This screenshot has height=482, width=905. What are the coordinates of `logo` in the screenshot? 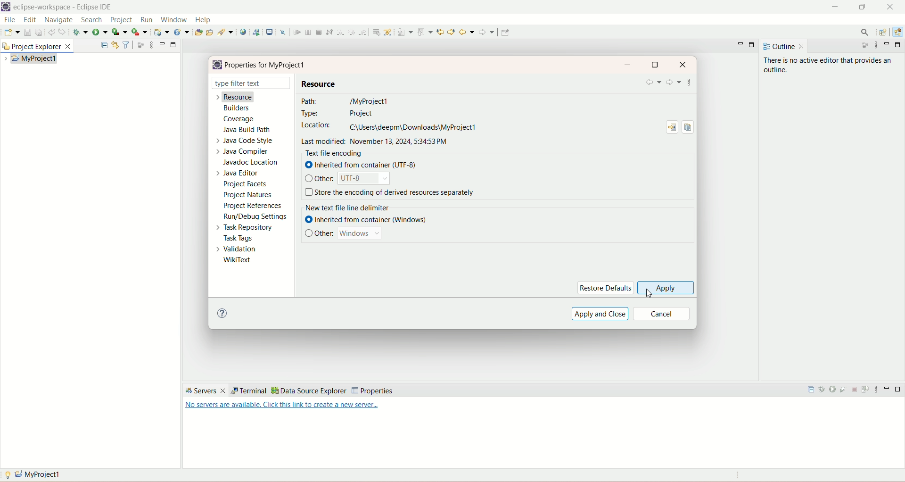 It's located at (216, 65).